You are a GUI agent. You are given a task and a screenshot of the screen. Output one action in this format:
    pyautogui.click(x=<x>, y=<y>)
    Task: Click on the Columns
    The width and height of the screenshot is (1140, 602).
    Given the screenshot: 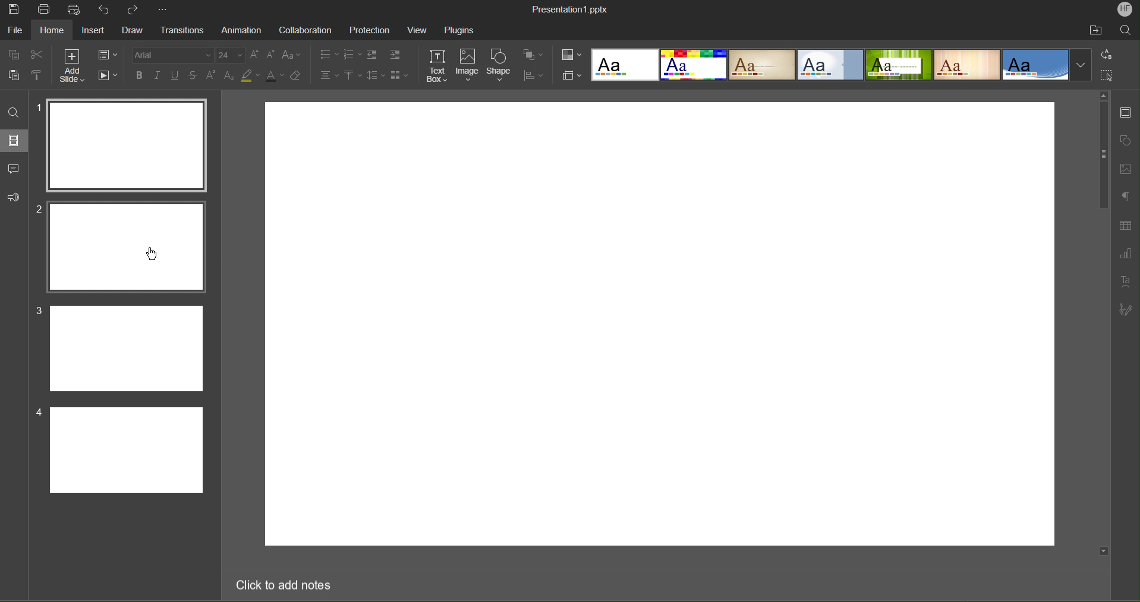 What is the action you would take?
    pyautogui.click(x=398, y=74)
    